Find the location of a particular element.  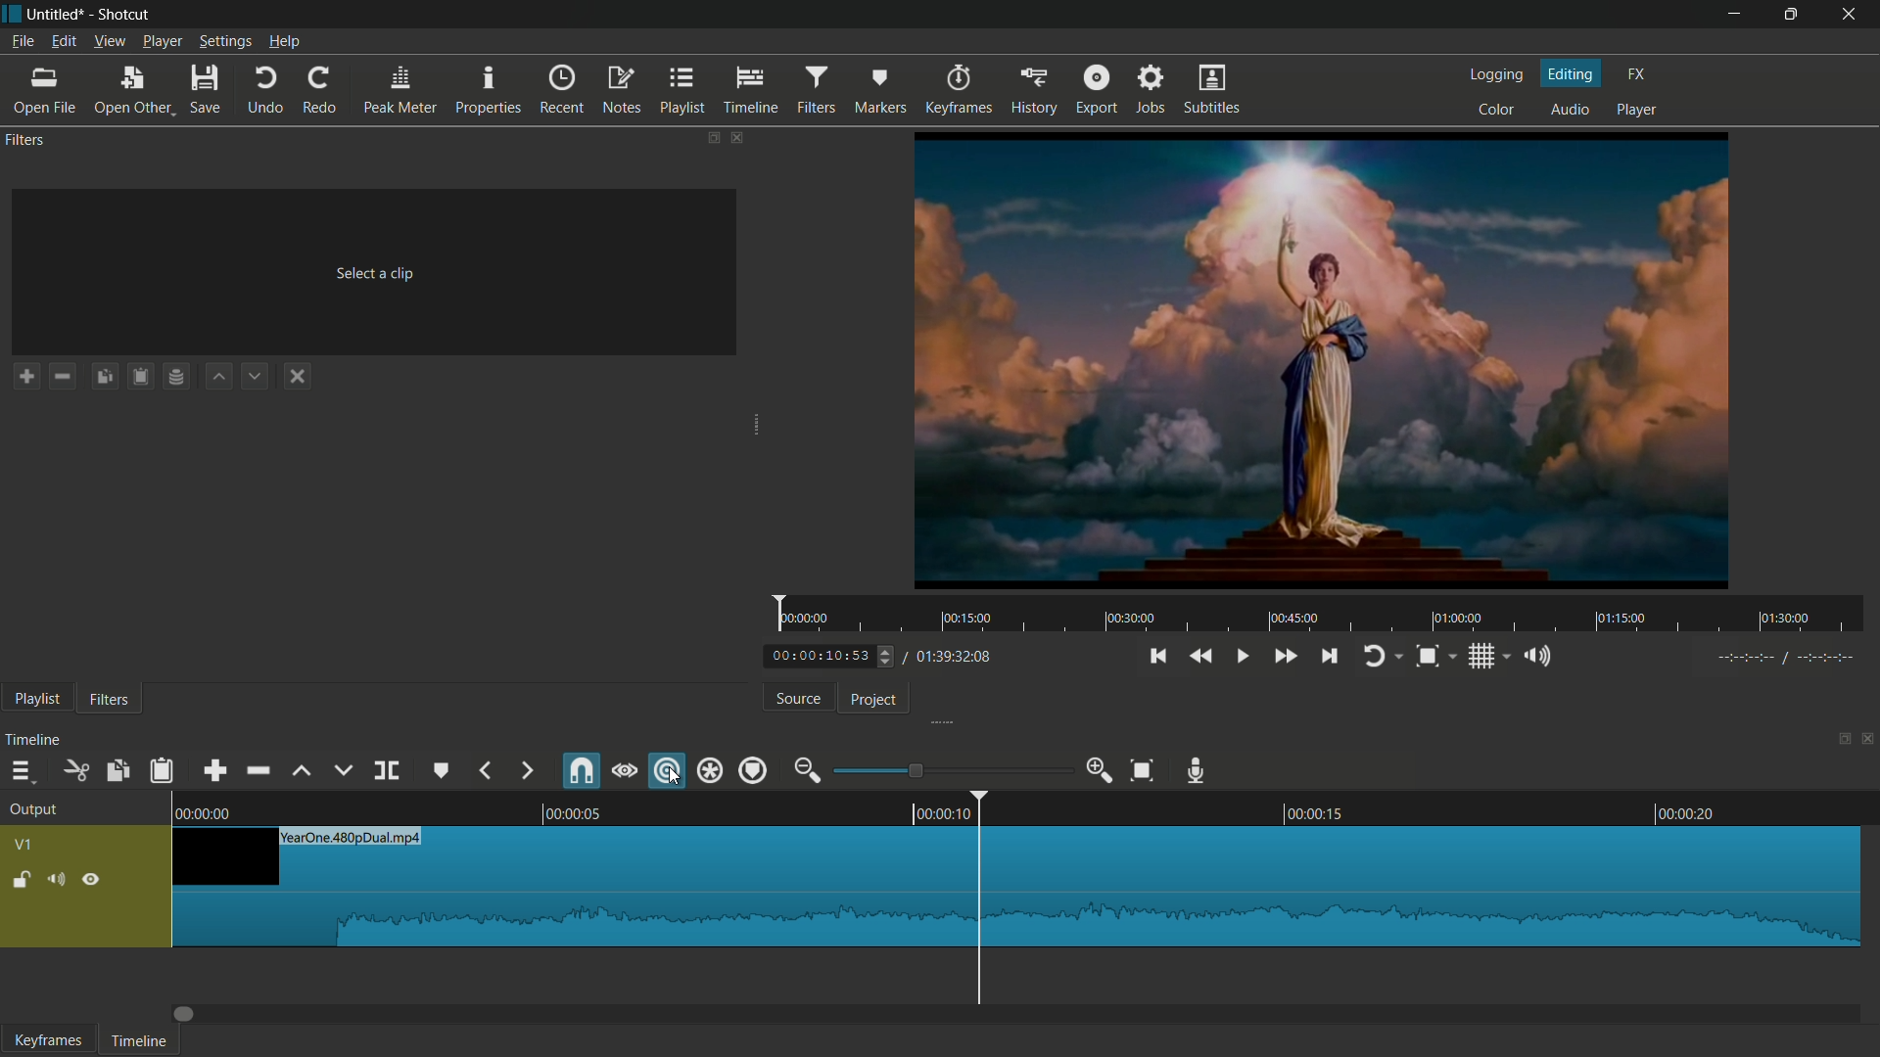

select clip is located at coordinates (378, 273).